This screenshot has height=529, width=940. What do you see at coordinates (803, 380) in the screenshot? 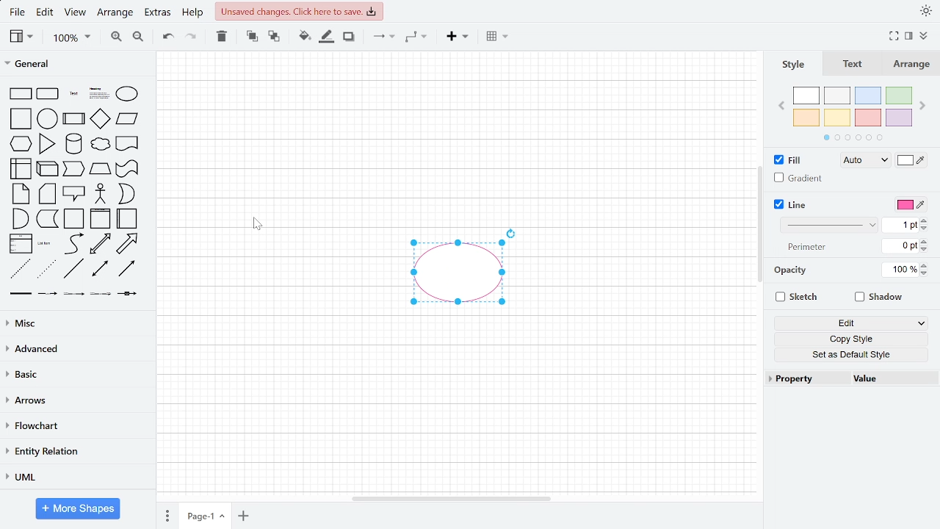
I see `property` at bounding box center [803, 380].